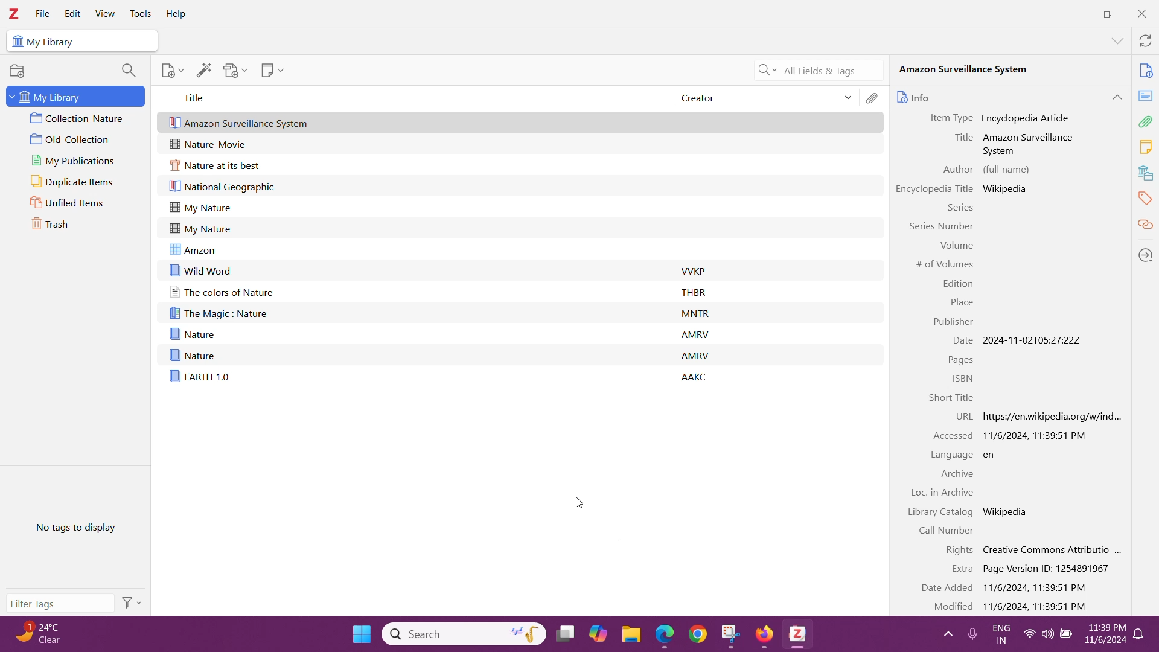 The width and height of the screenshot is (1159, 652). Describe the element at coordinates (960, 417) in the screenshot. I see `URL` at that location.